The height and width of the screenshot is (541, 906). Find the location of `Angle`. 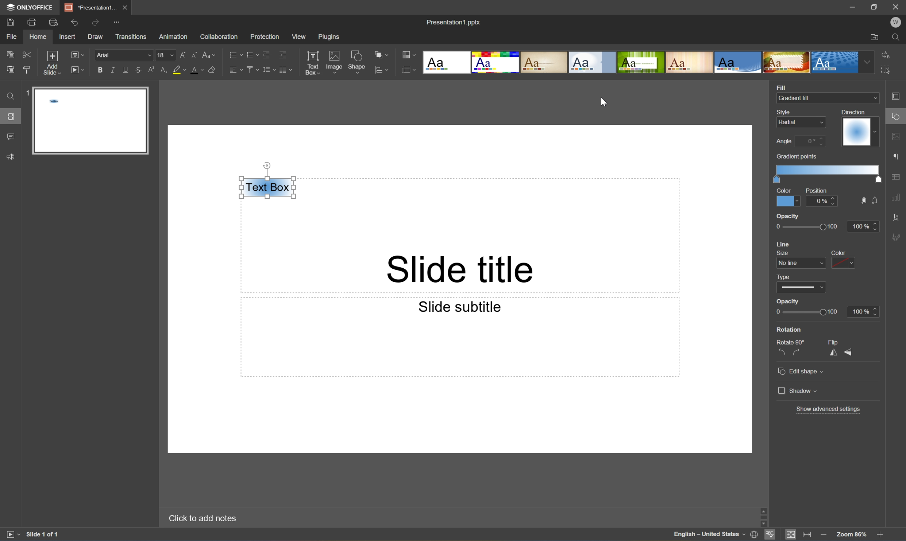

Angle is located at coordinates (785, 142).